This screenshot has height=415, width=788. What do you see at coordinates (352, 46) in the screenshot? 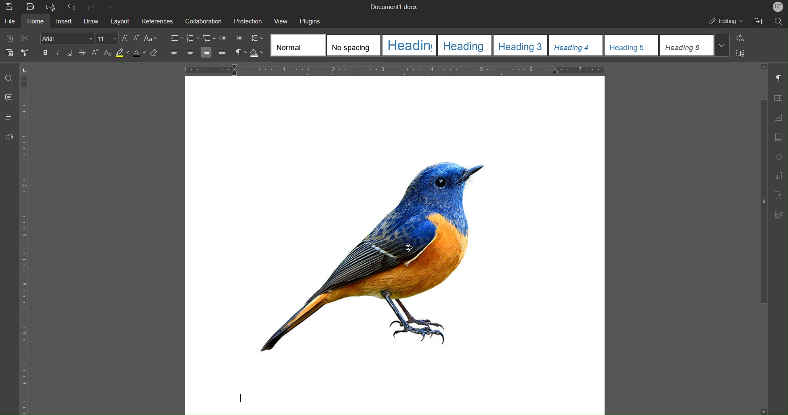
I see `No spacing` at bounding box center [352, 46].